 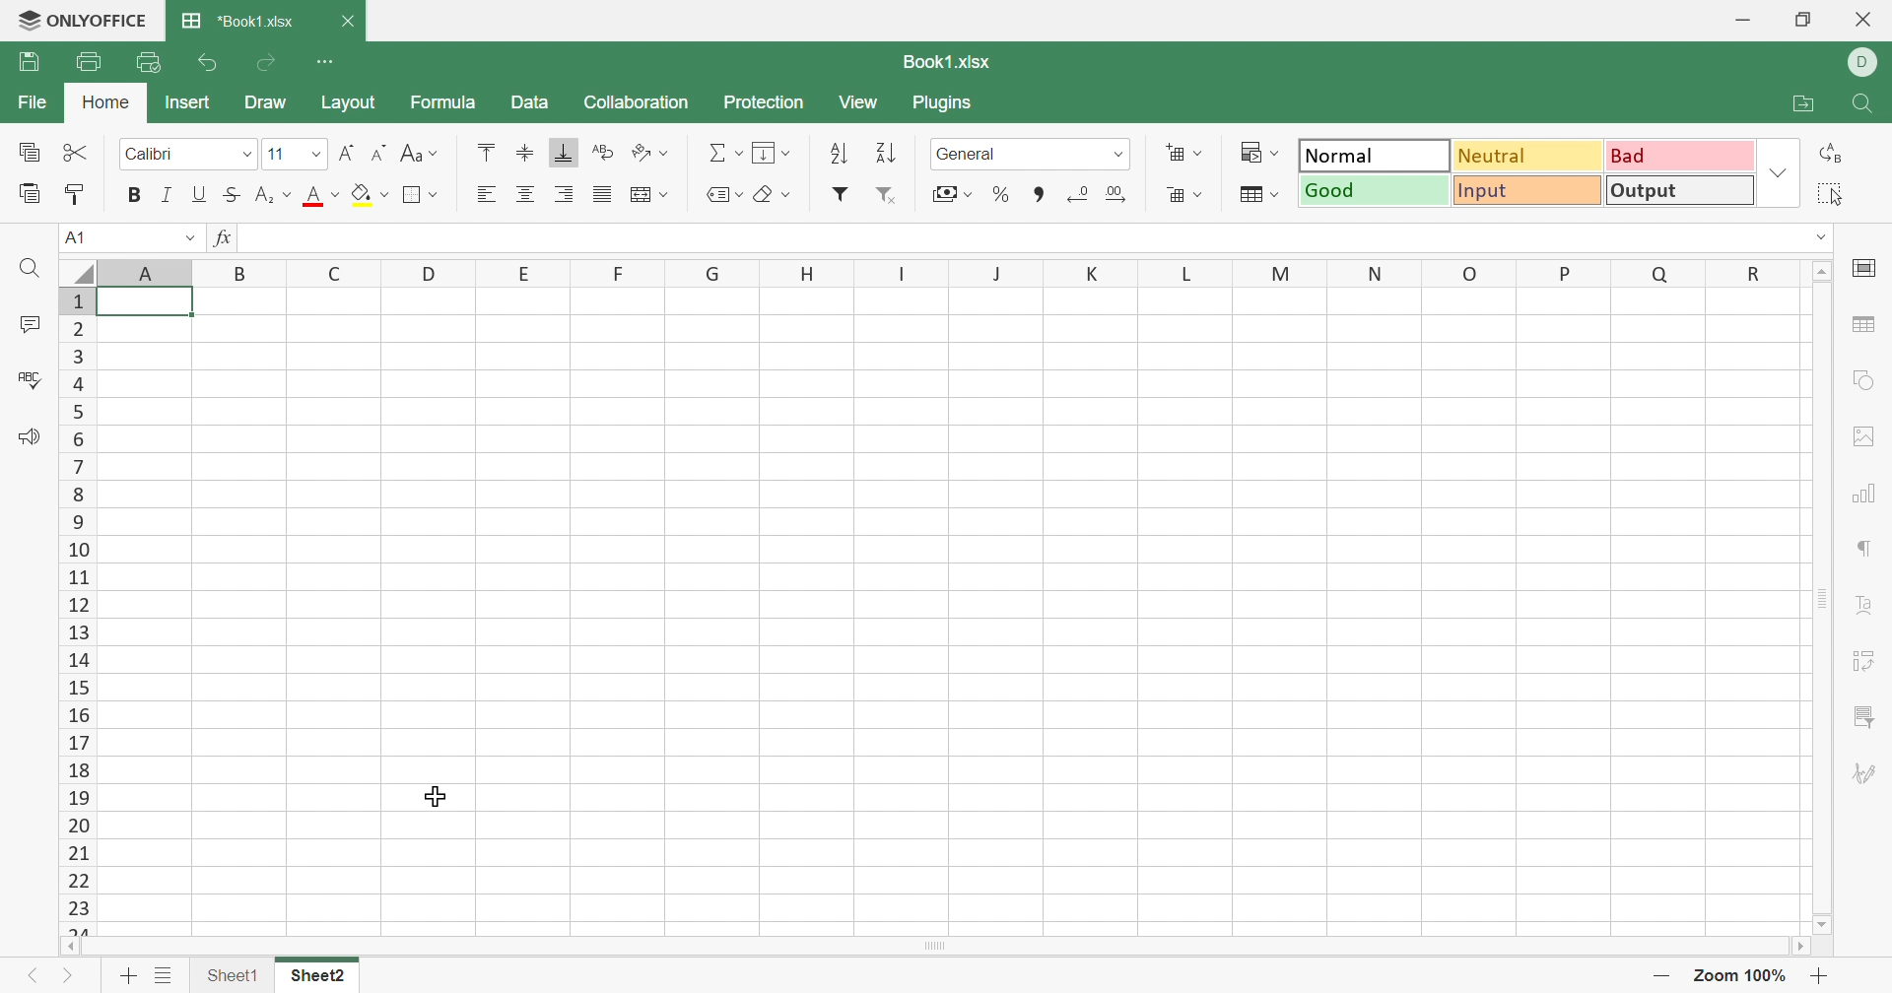 What do you see at coordinates (30, 60) in the screenshot?
I see `Save` at bounding box center [30, 60].